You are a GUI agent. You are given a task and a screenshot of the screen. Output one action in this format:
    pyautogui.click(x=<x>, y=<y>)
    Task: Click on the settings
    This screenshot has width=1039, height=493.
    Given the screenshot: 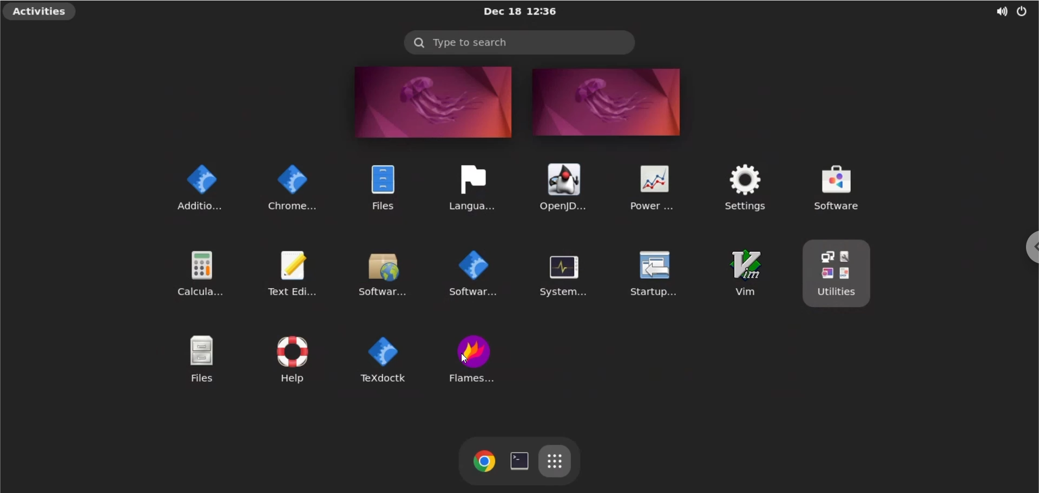 What is the action you would take?
    pyautogui.click(x=741, y=186)
    